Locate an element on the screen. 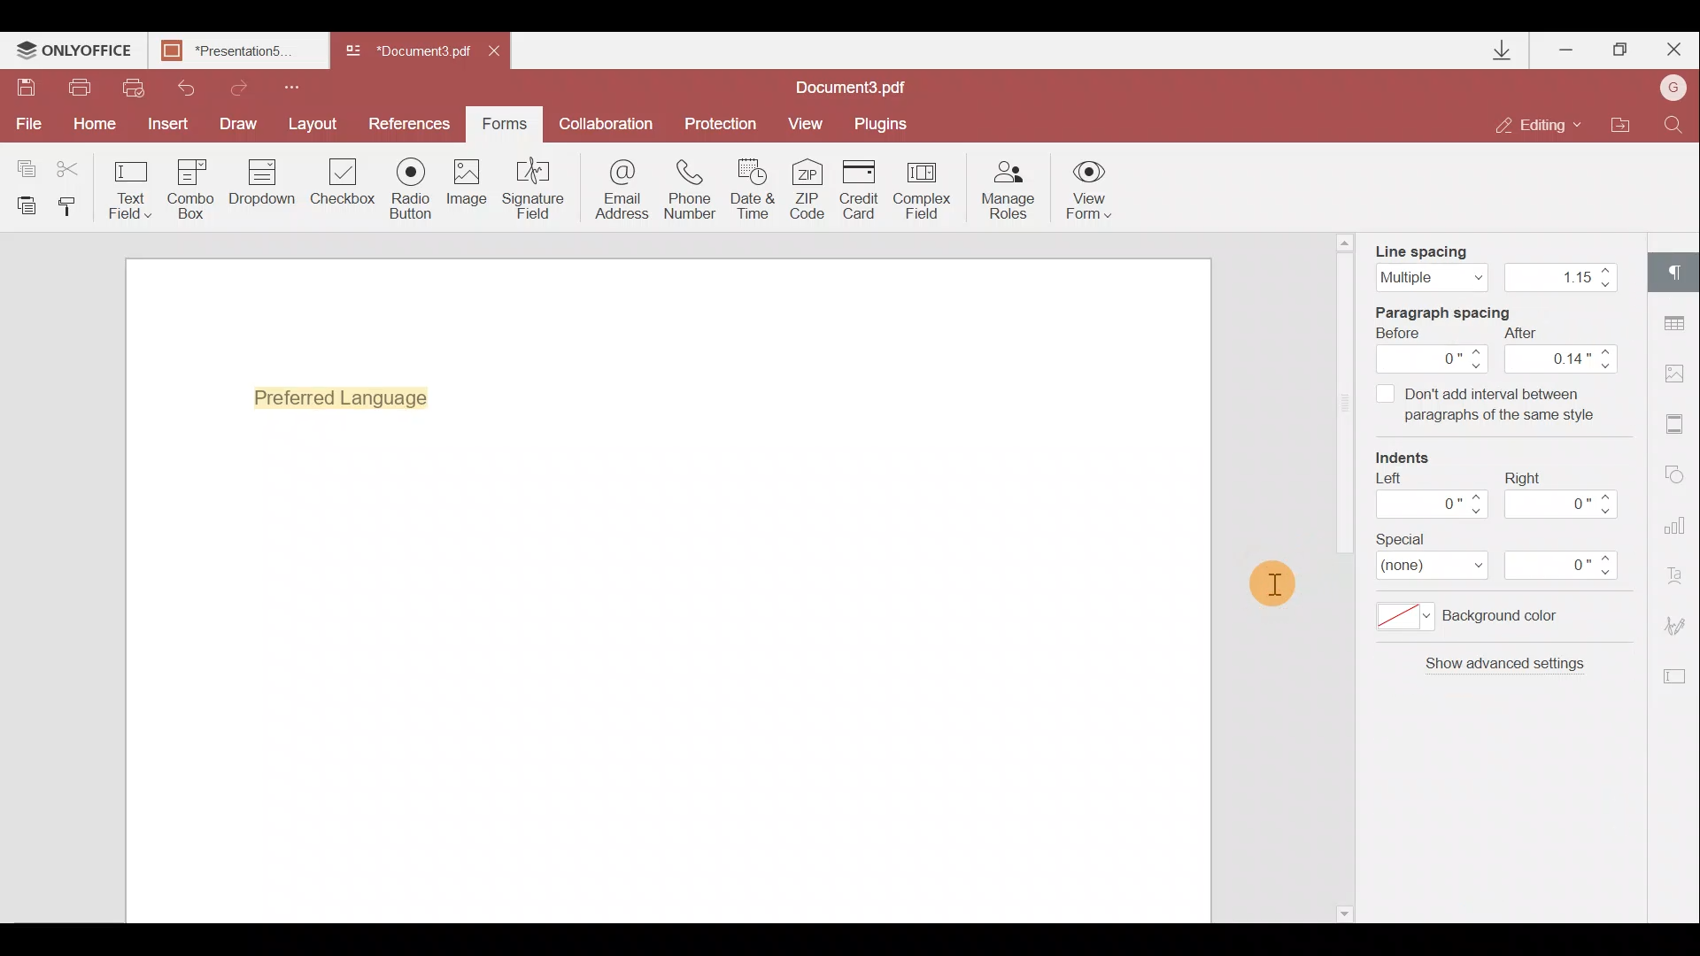  Before is located at coordinates (1404, 333).